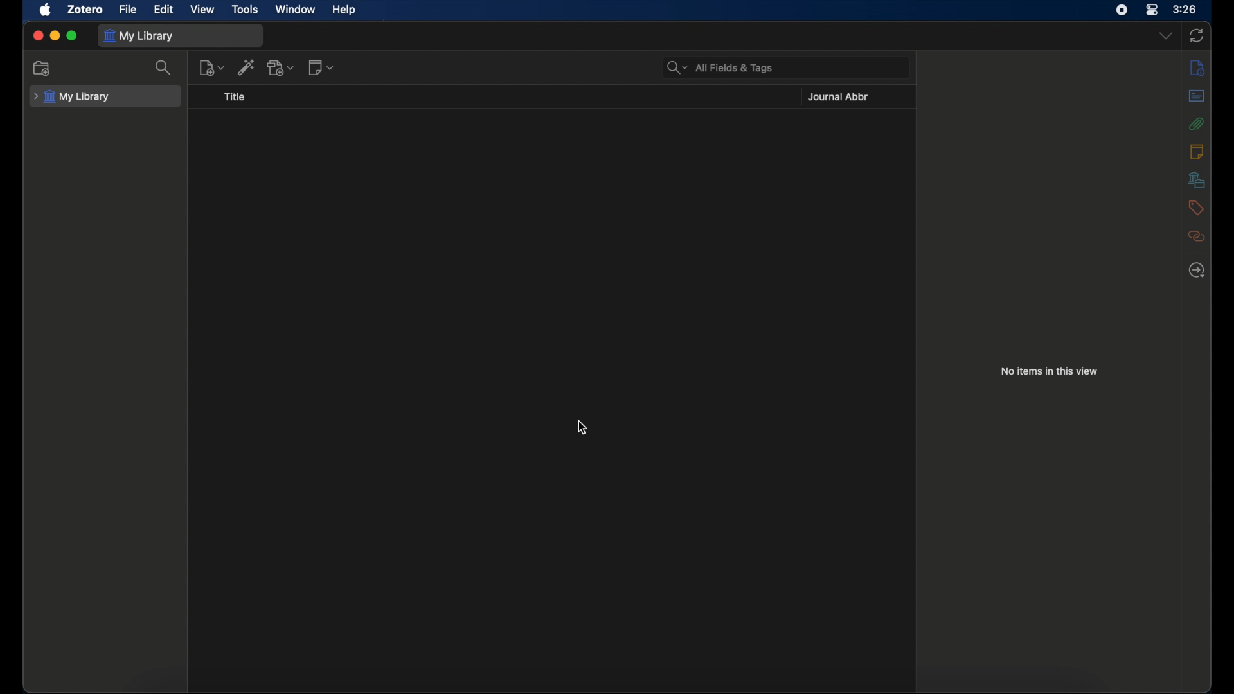  Describe the element at coordinates (720, 68) in the screenshot. I see `all fields & tags` at that location.